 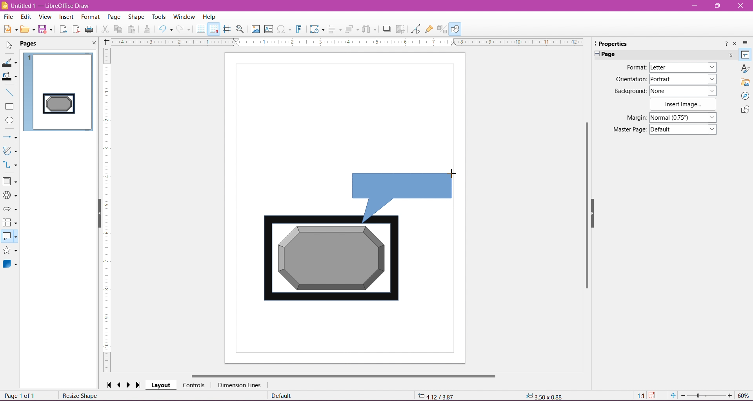 I want to click on Insert Fontwork Text, so click(x=300, y=30).